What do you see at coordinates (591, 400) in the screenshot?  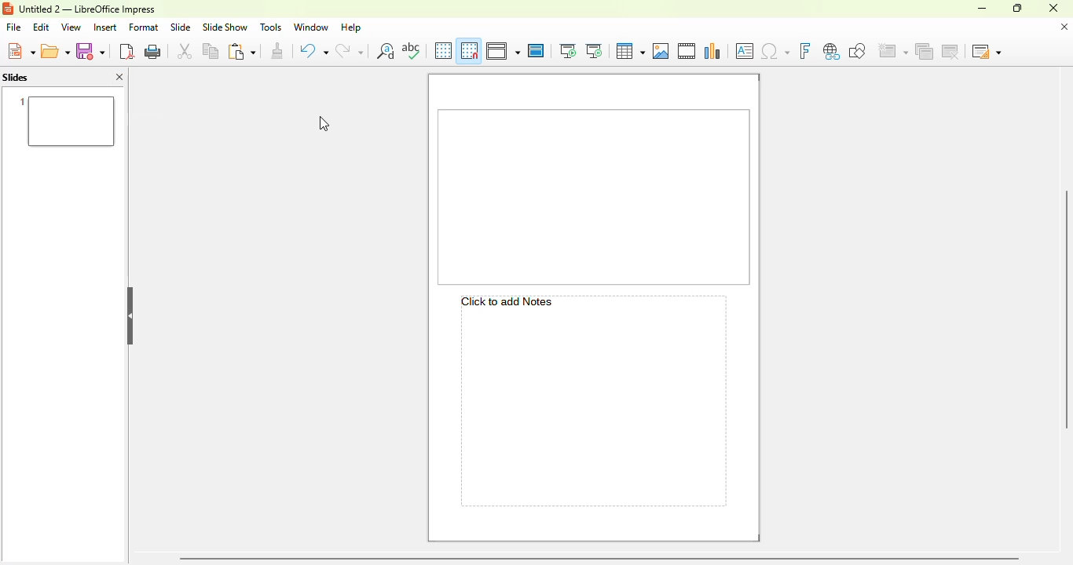 I see `click to add notes` at bounding box center [591, 400].